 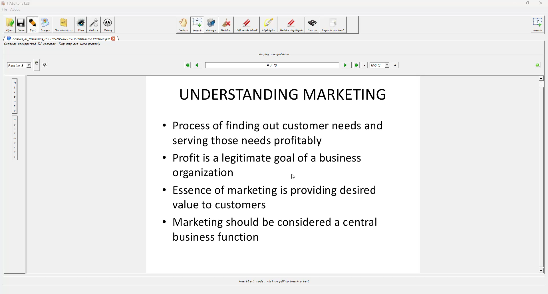 I want to click on saves the revision, so click(x=46, y=66).